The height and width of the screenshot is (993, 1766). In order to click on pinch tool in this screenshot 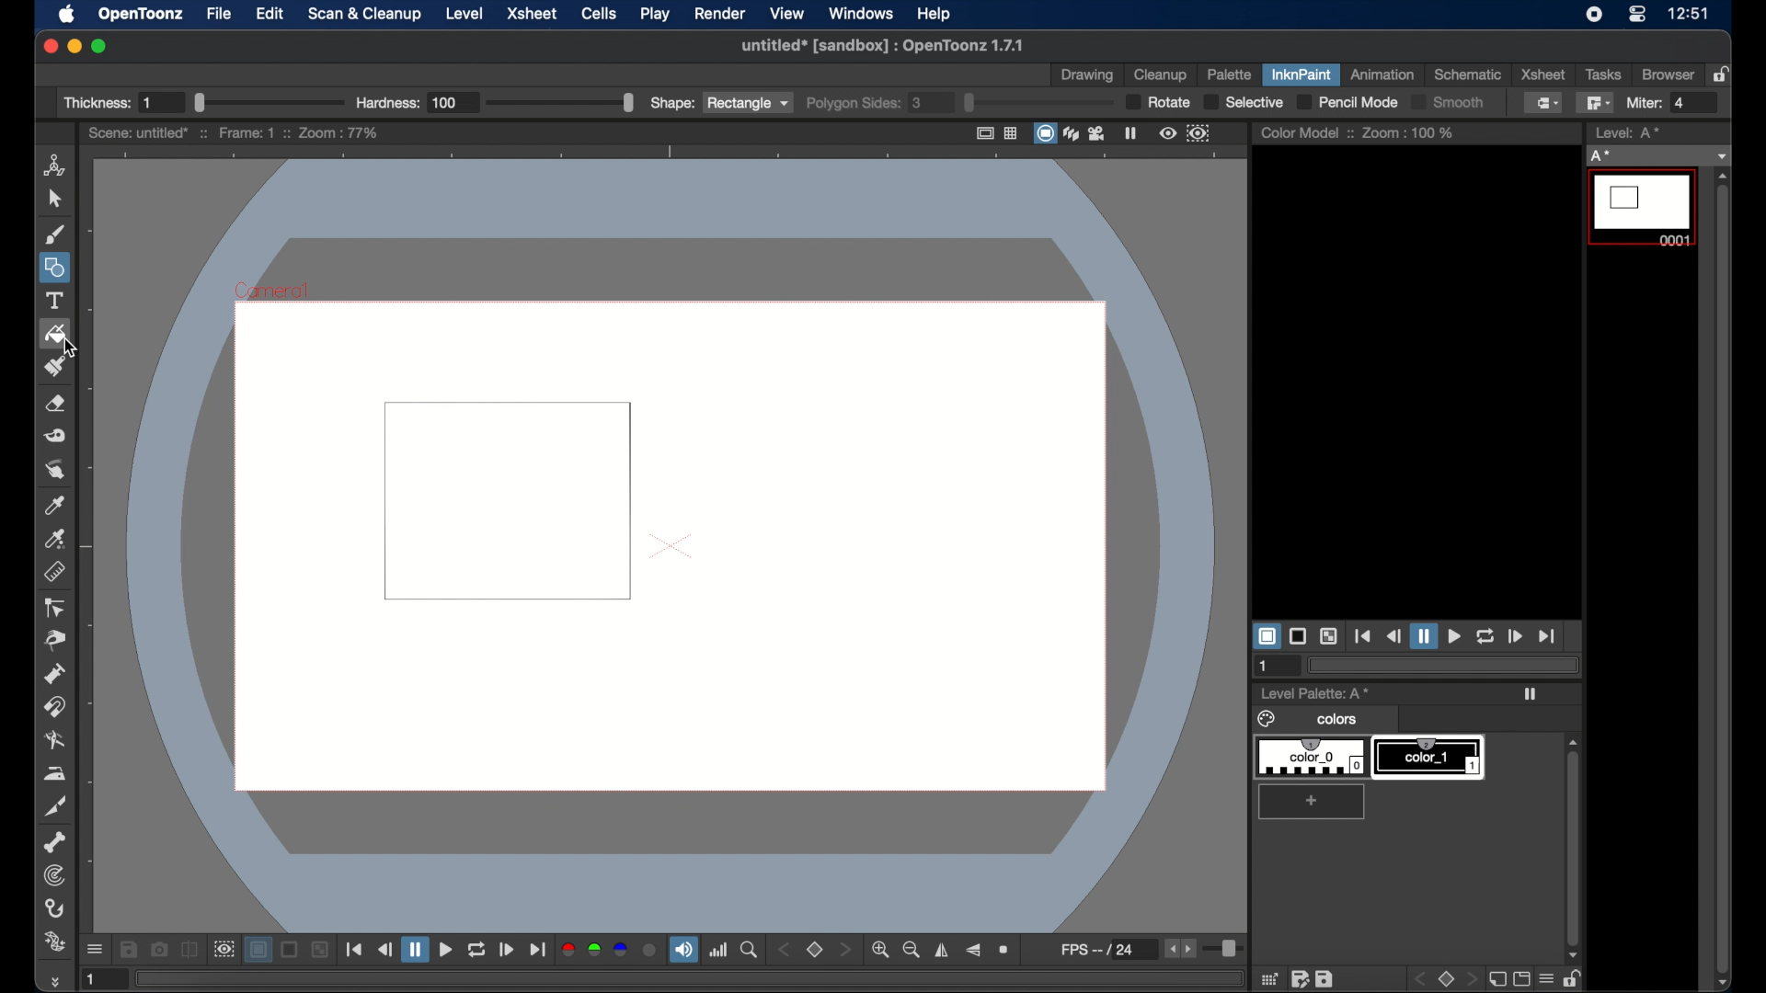, I will do `click(55, 640)`.